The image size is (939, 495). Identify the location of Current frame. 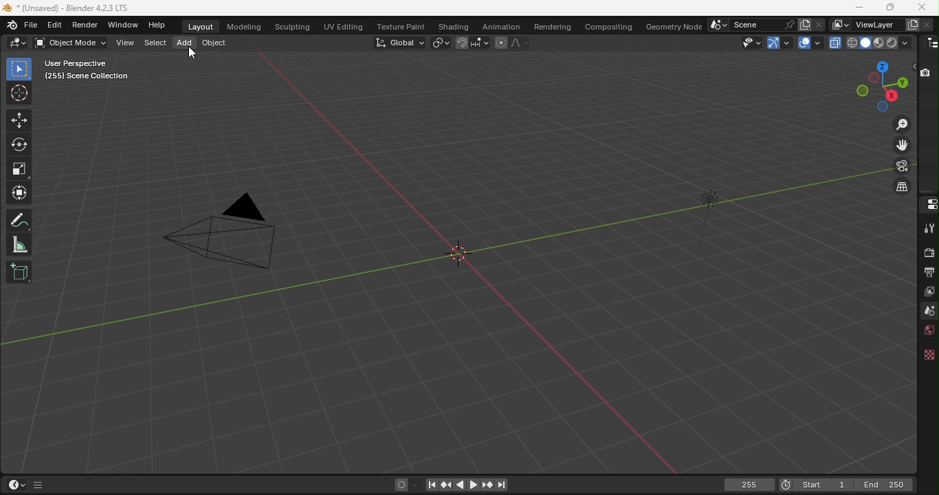
(751, 485).